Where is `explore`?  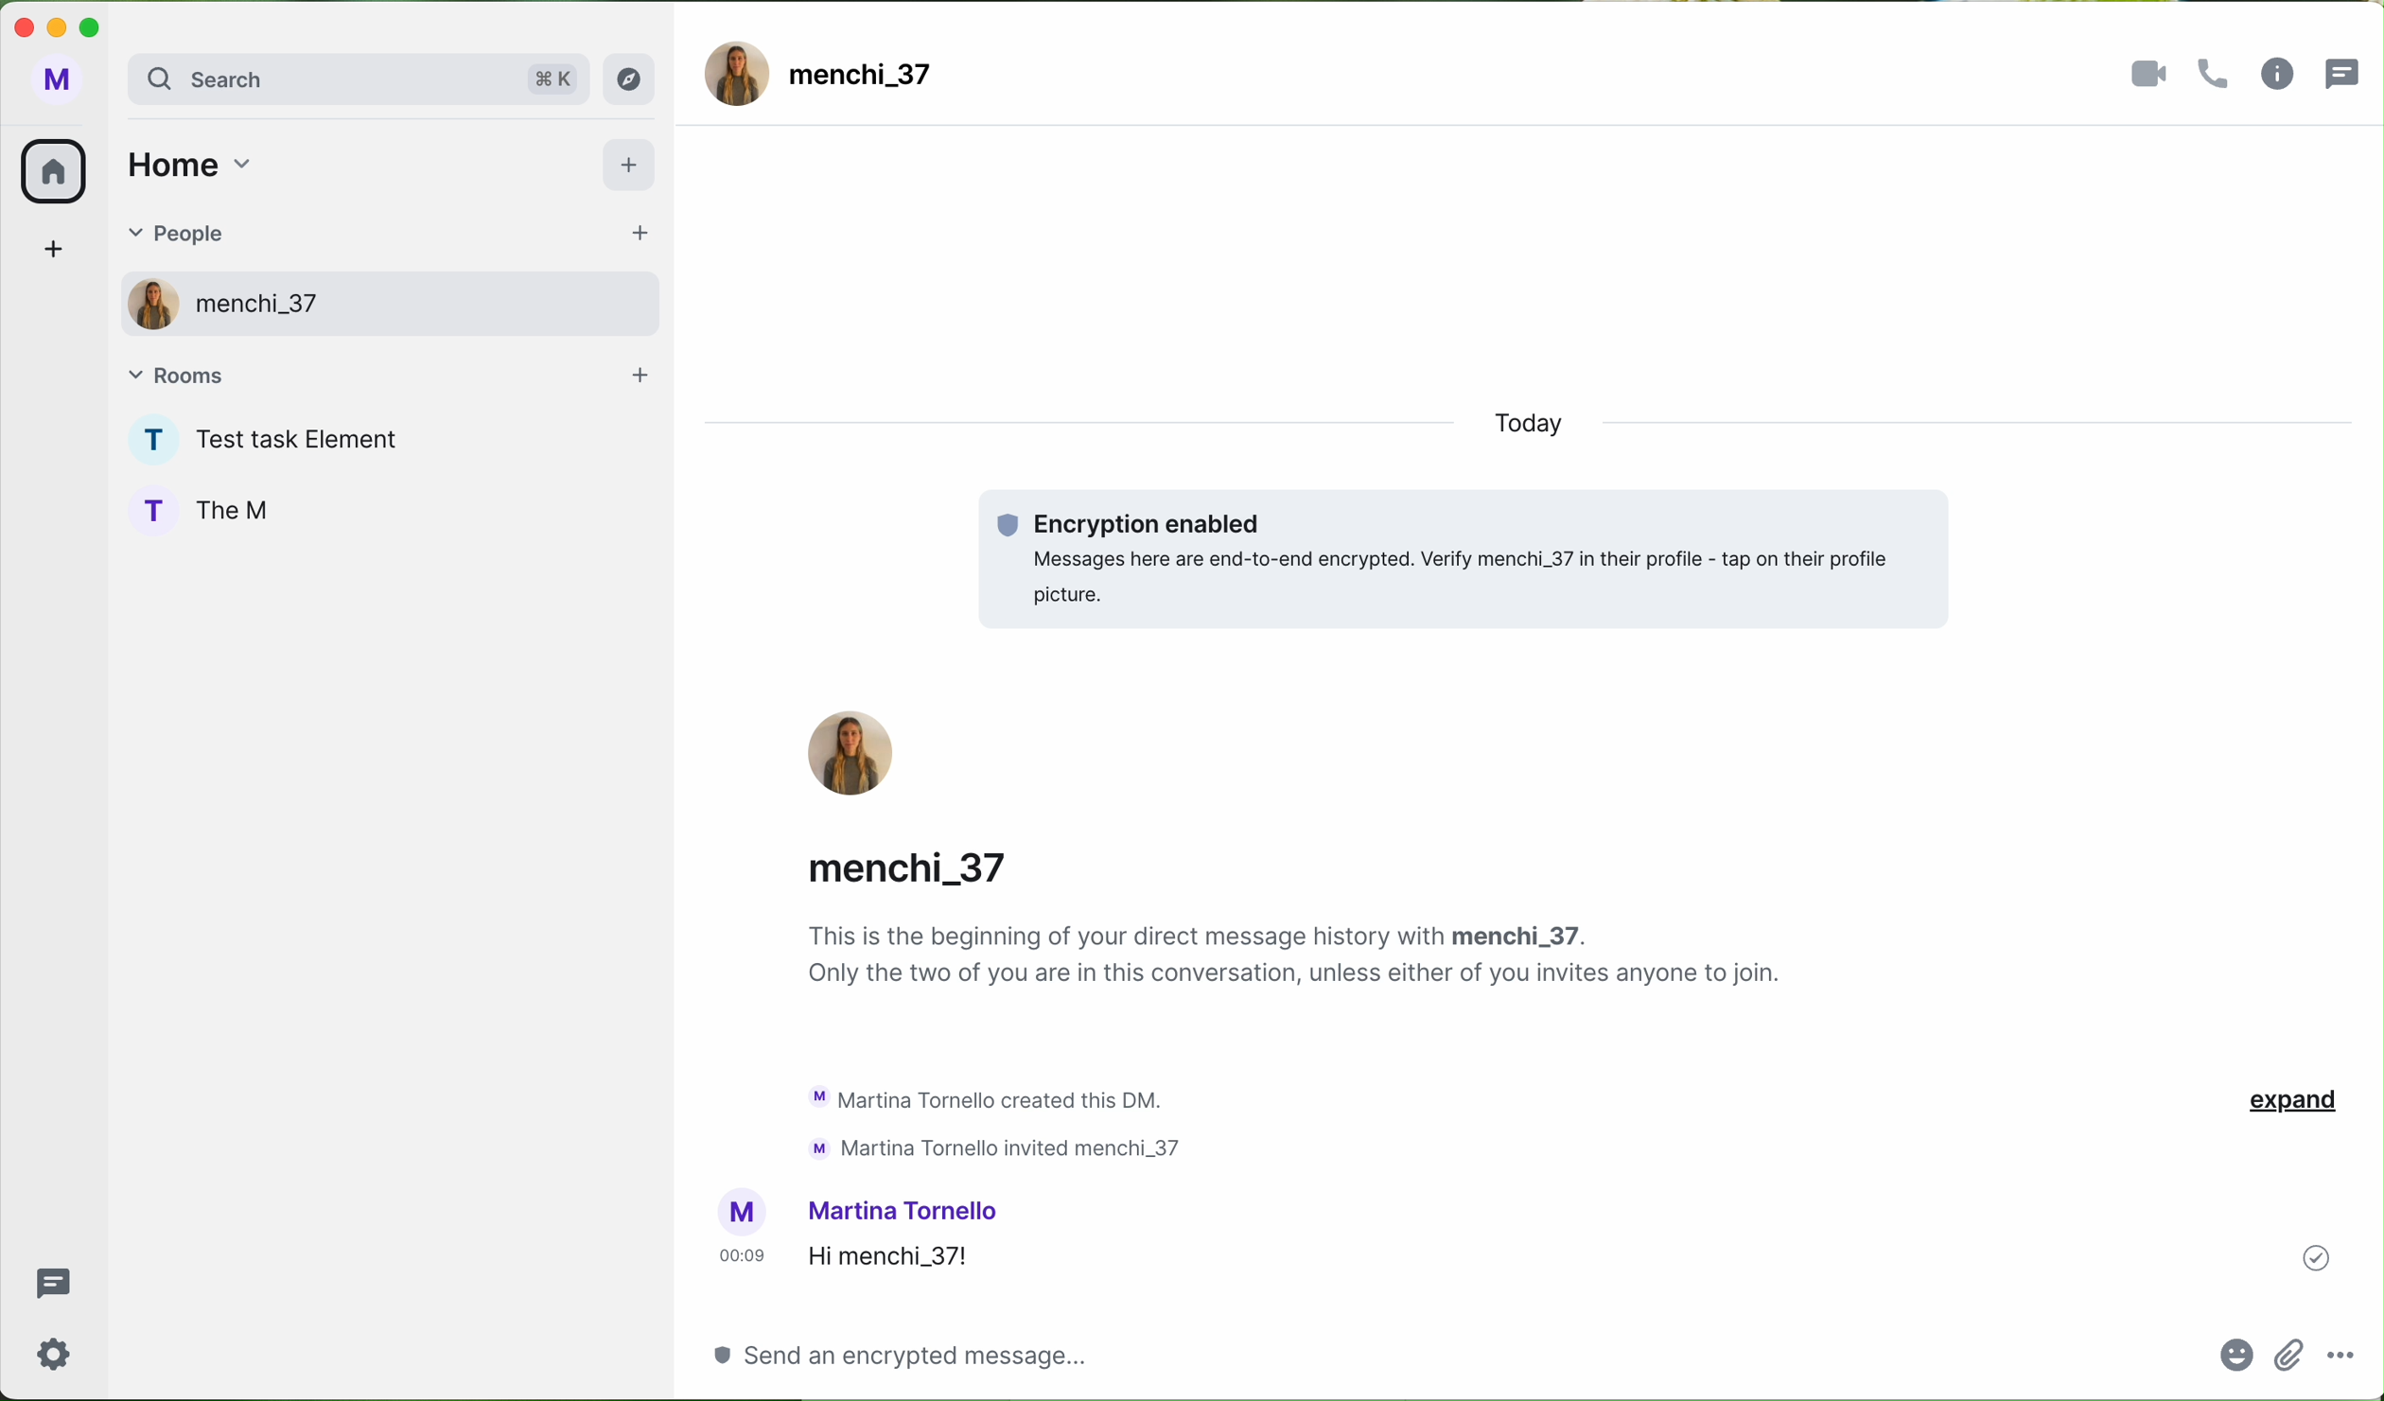 explore is located at coordinates (635, 79).